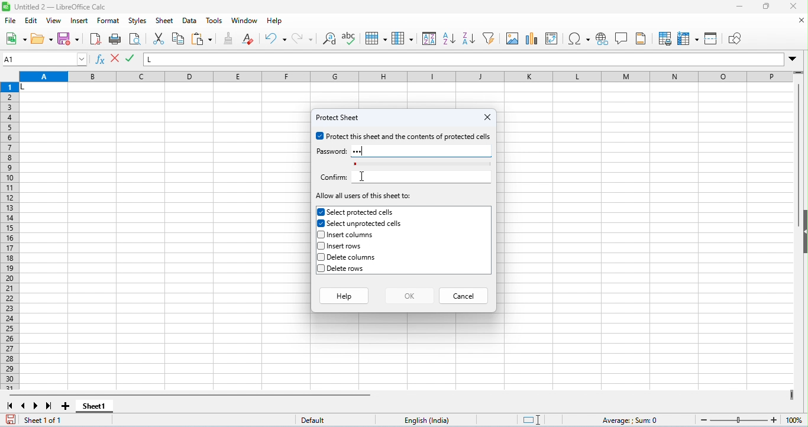  What do you see at coordinates (356, 212) in the screenshot?
I see `select protected cells` at bounding box center [356, 212].